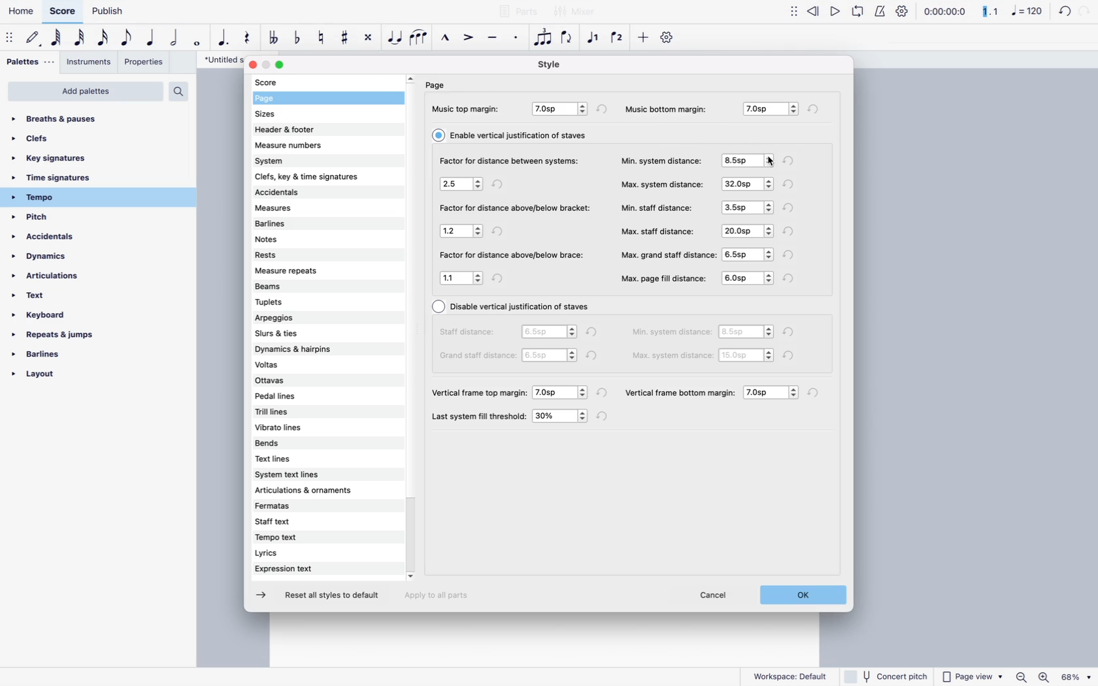 The width and height of the screenshot is (1098, 686). Describe the element at coordinates (410, 328) in the screenshot. I see `scroll line` at that location.